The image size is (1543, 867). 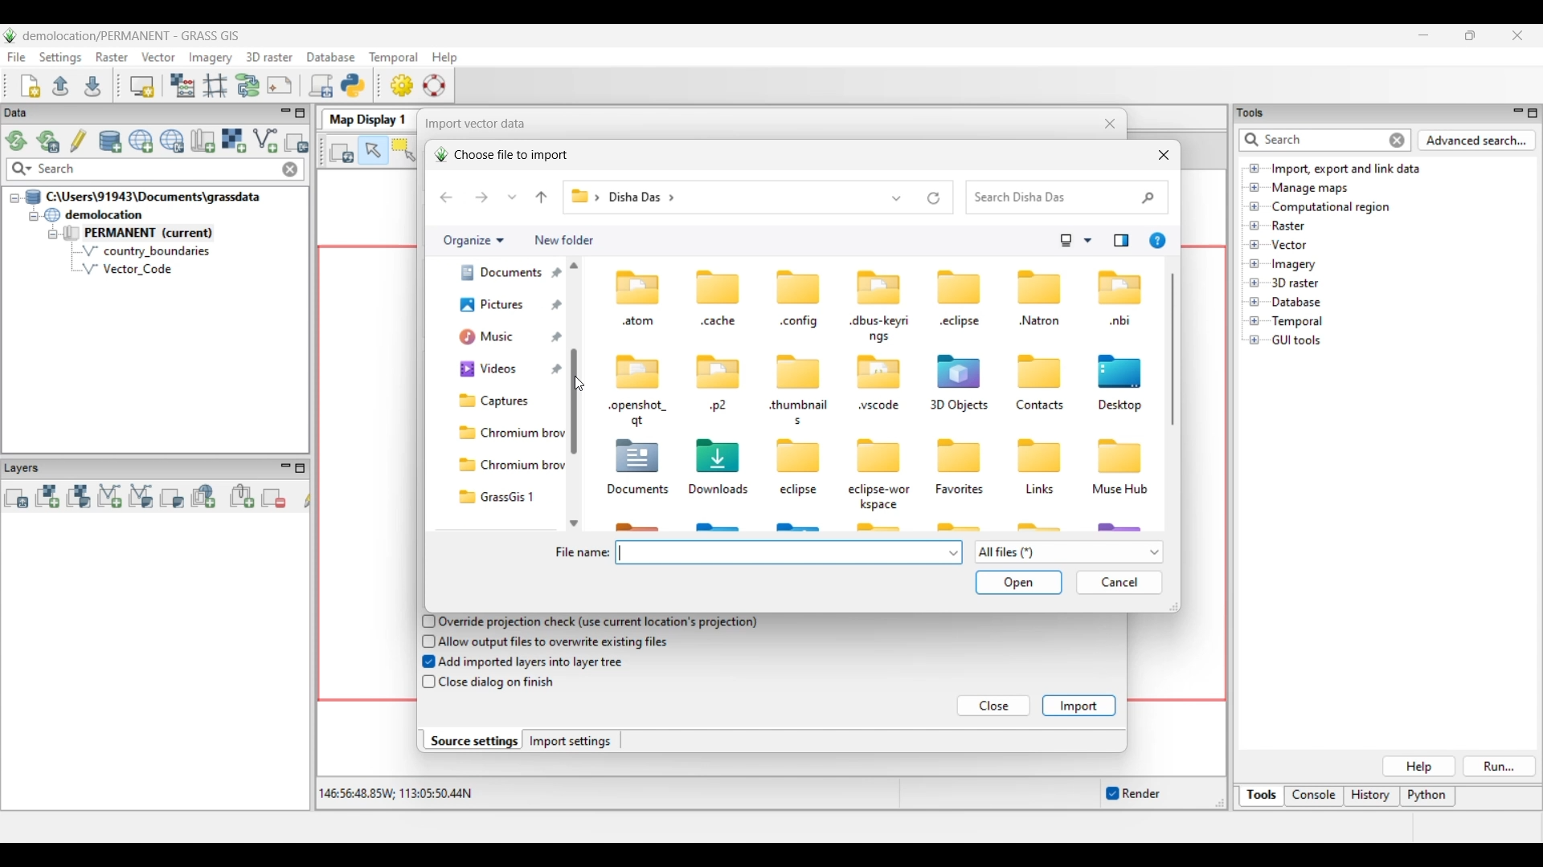 I want to click on checkbox, so click(x=427, y=682).